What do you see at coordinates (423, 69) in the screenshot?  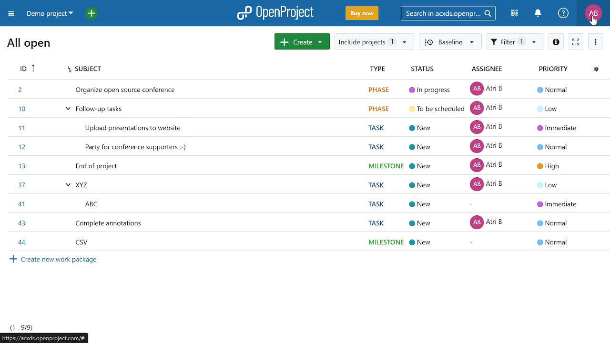 I see `Status` at bounding box center [423, 69].